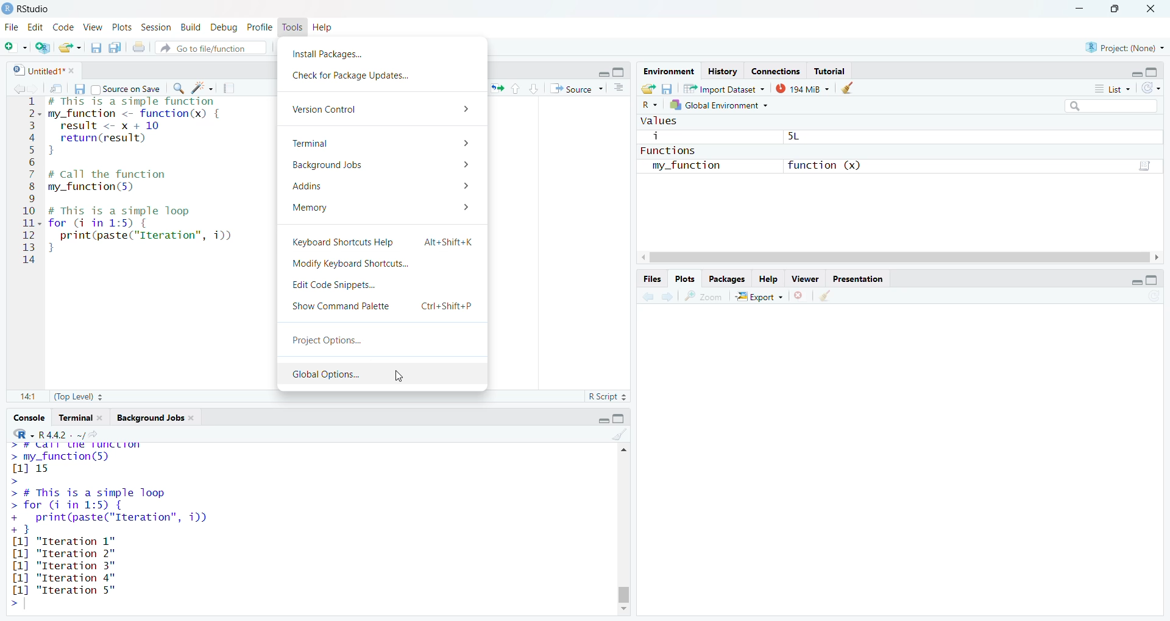  What do you see at coordinates (399, 379) in the screenshot?
I see `cursor` at bounding box center [399, 379].